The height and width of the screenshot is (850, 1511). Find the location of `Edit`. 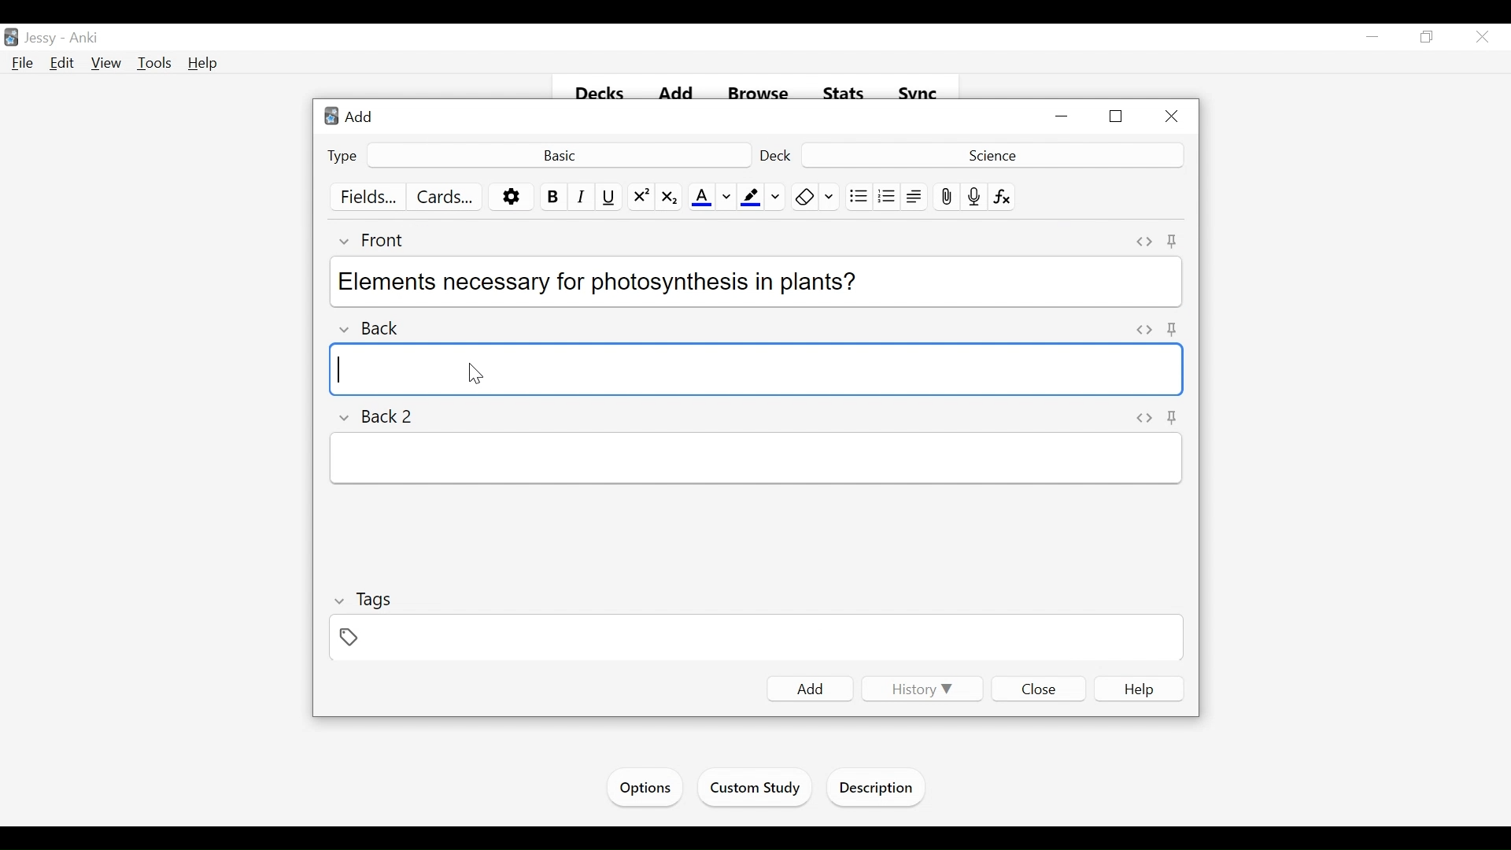

Edit is located at coordinates (62, 62).